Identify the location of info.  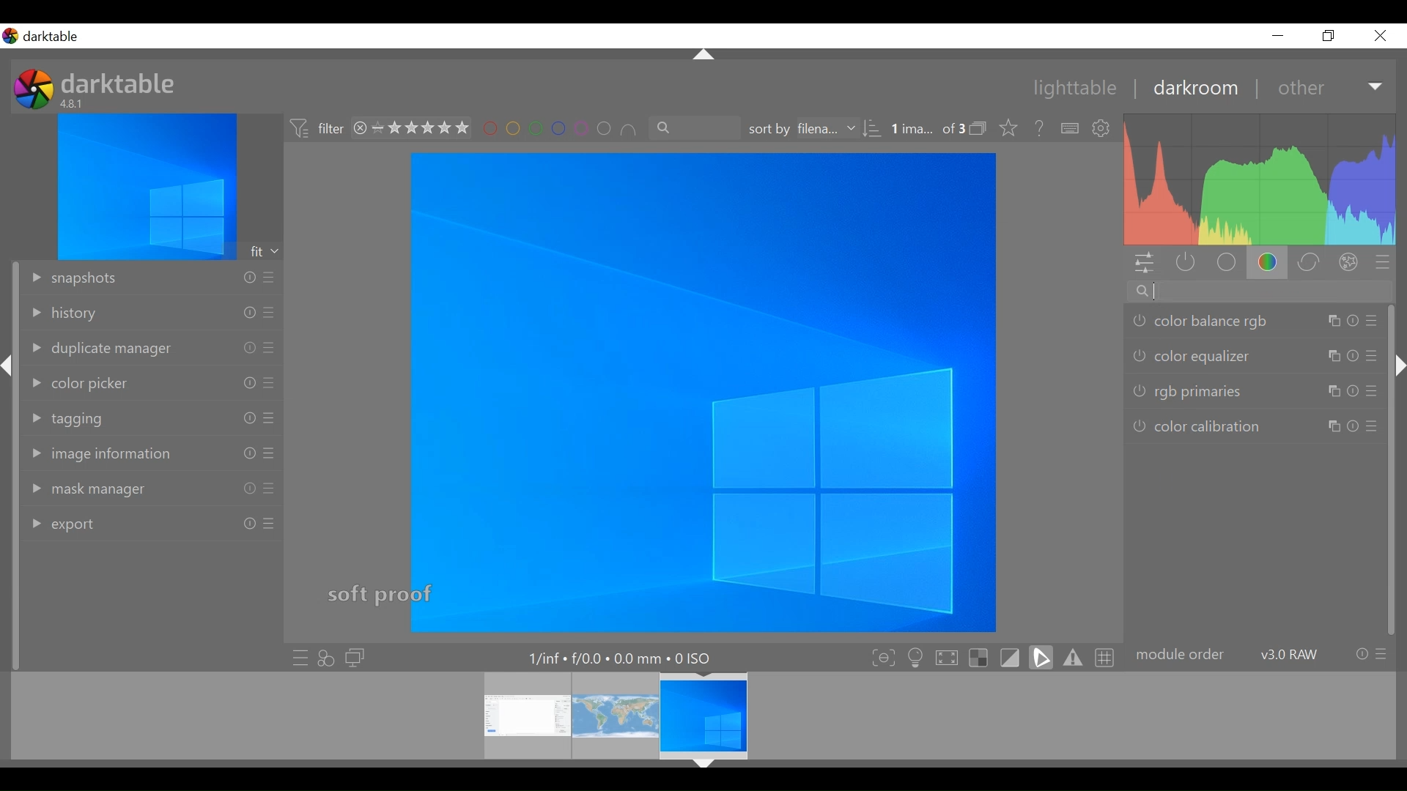
(250, 523).